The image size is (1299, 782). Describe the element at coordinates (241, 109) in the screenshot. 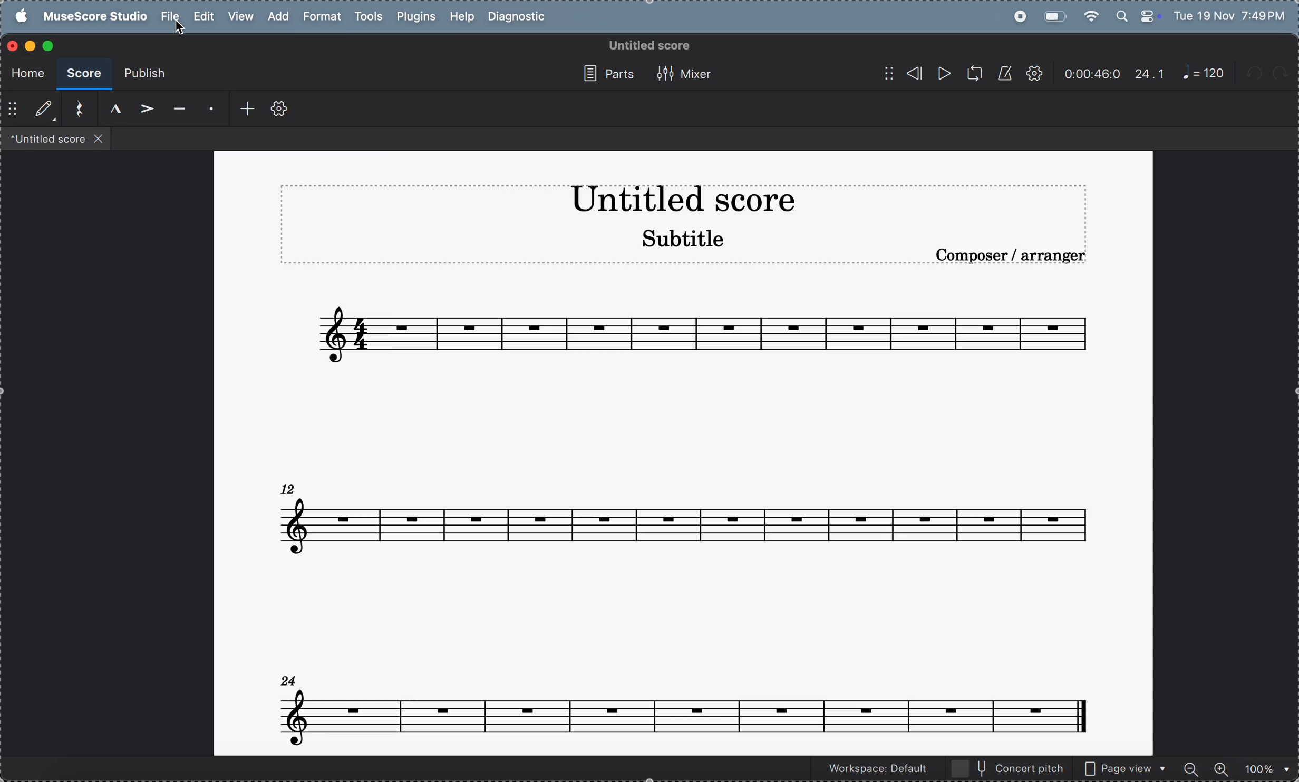

I see `add` at that location.